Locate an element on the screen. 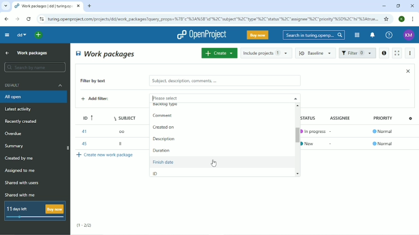 The width and height of the screenshot is (419, 235). Summary is located at coordinates (15, 146).